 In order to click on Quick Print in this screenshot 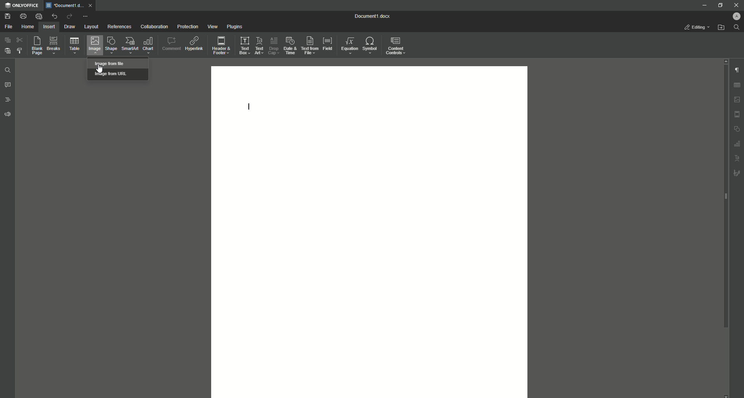, I will do `click(39, 17)`.